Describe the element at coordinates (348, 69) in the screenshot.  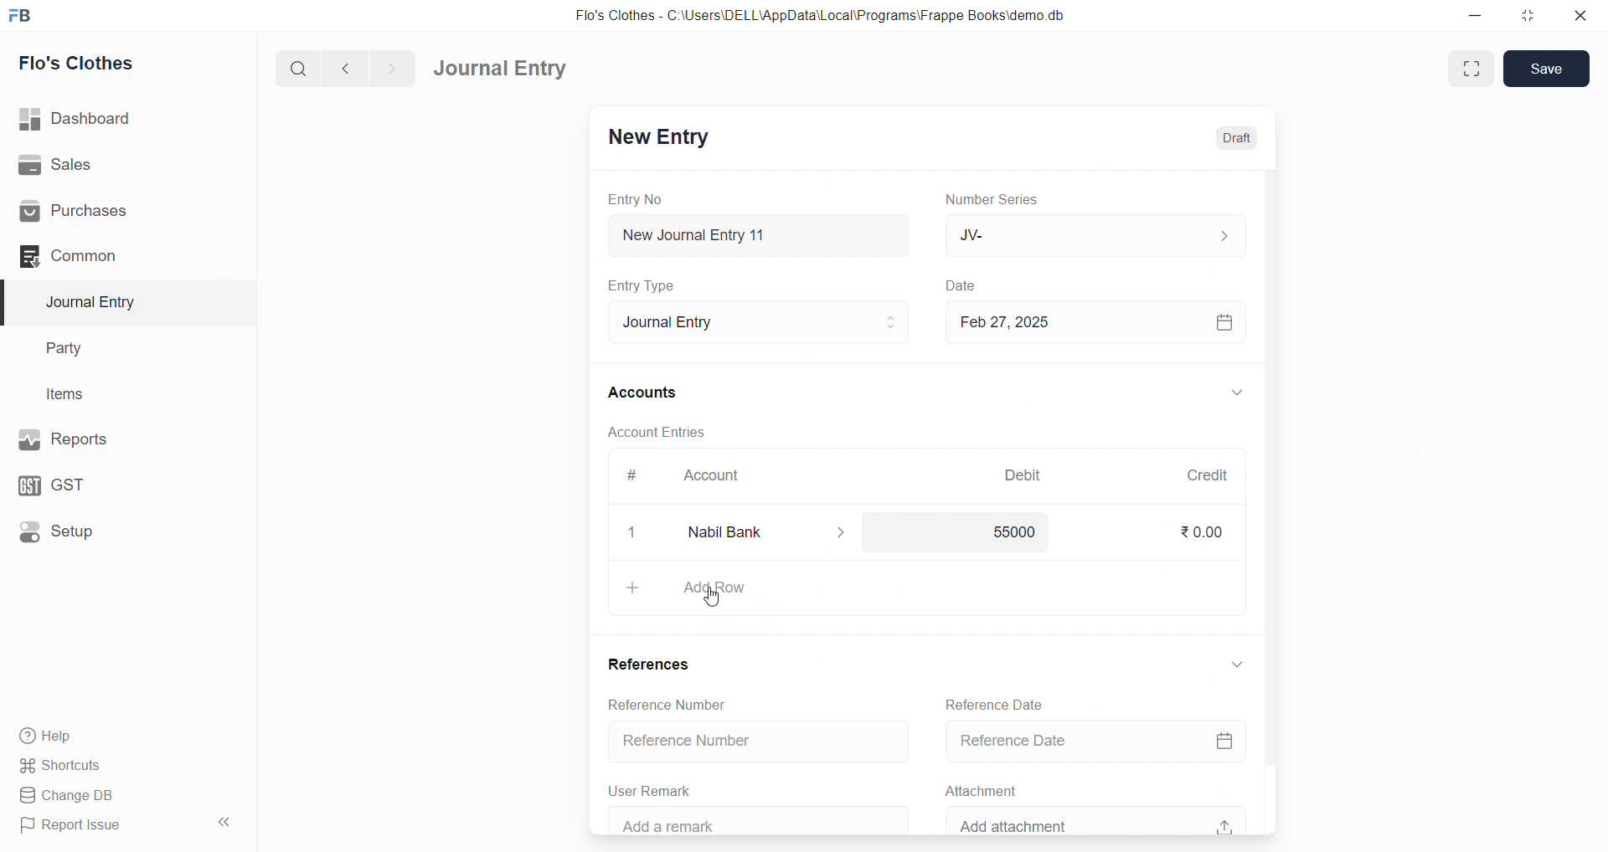
I see `navigate backward` at that location.